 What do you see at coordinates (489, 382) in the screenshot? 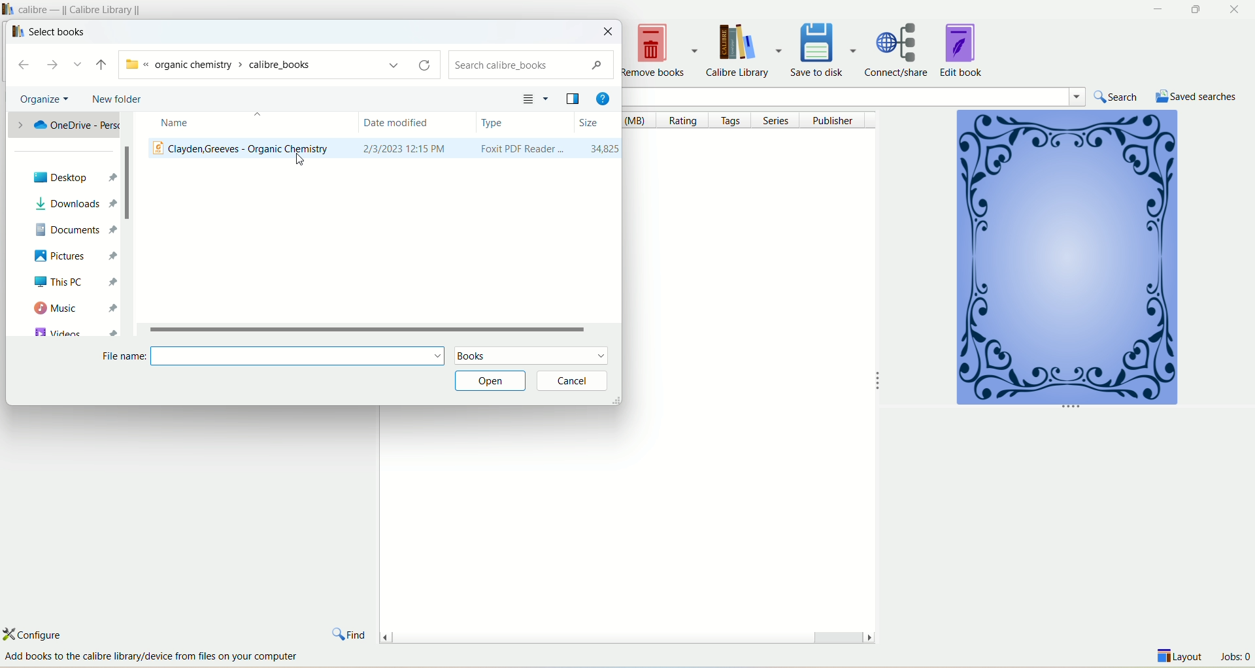
I see `open` at bounding box center [489, 382].